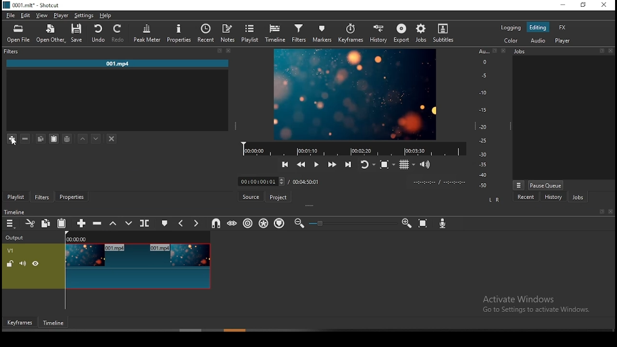 This screenshot has height=347, width=617. I want to click on lift, so click(114, 224).